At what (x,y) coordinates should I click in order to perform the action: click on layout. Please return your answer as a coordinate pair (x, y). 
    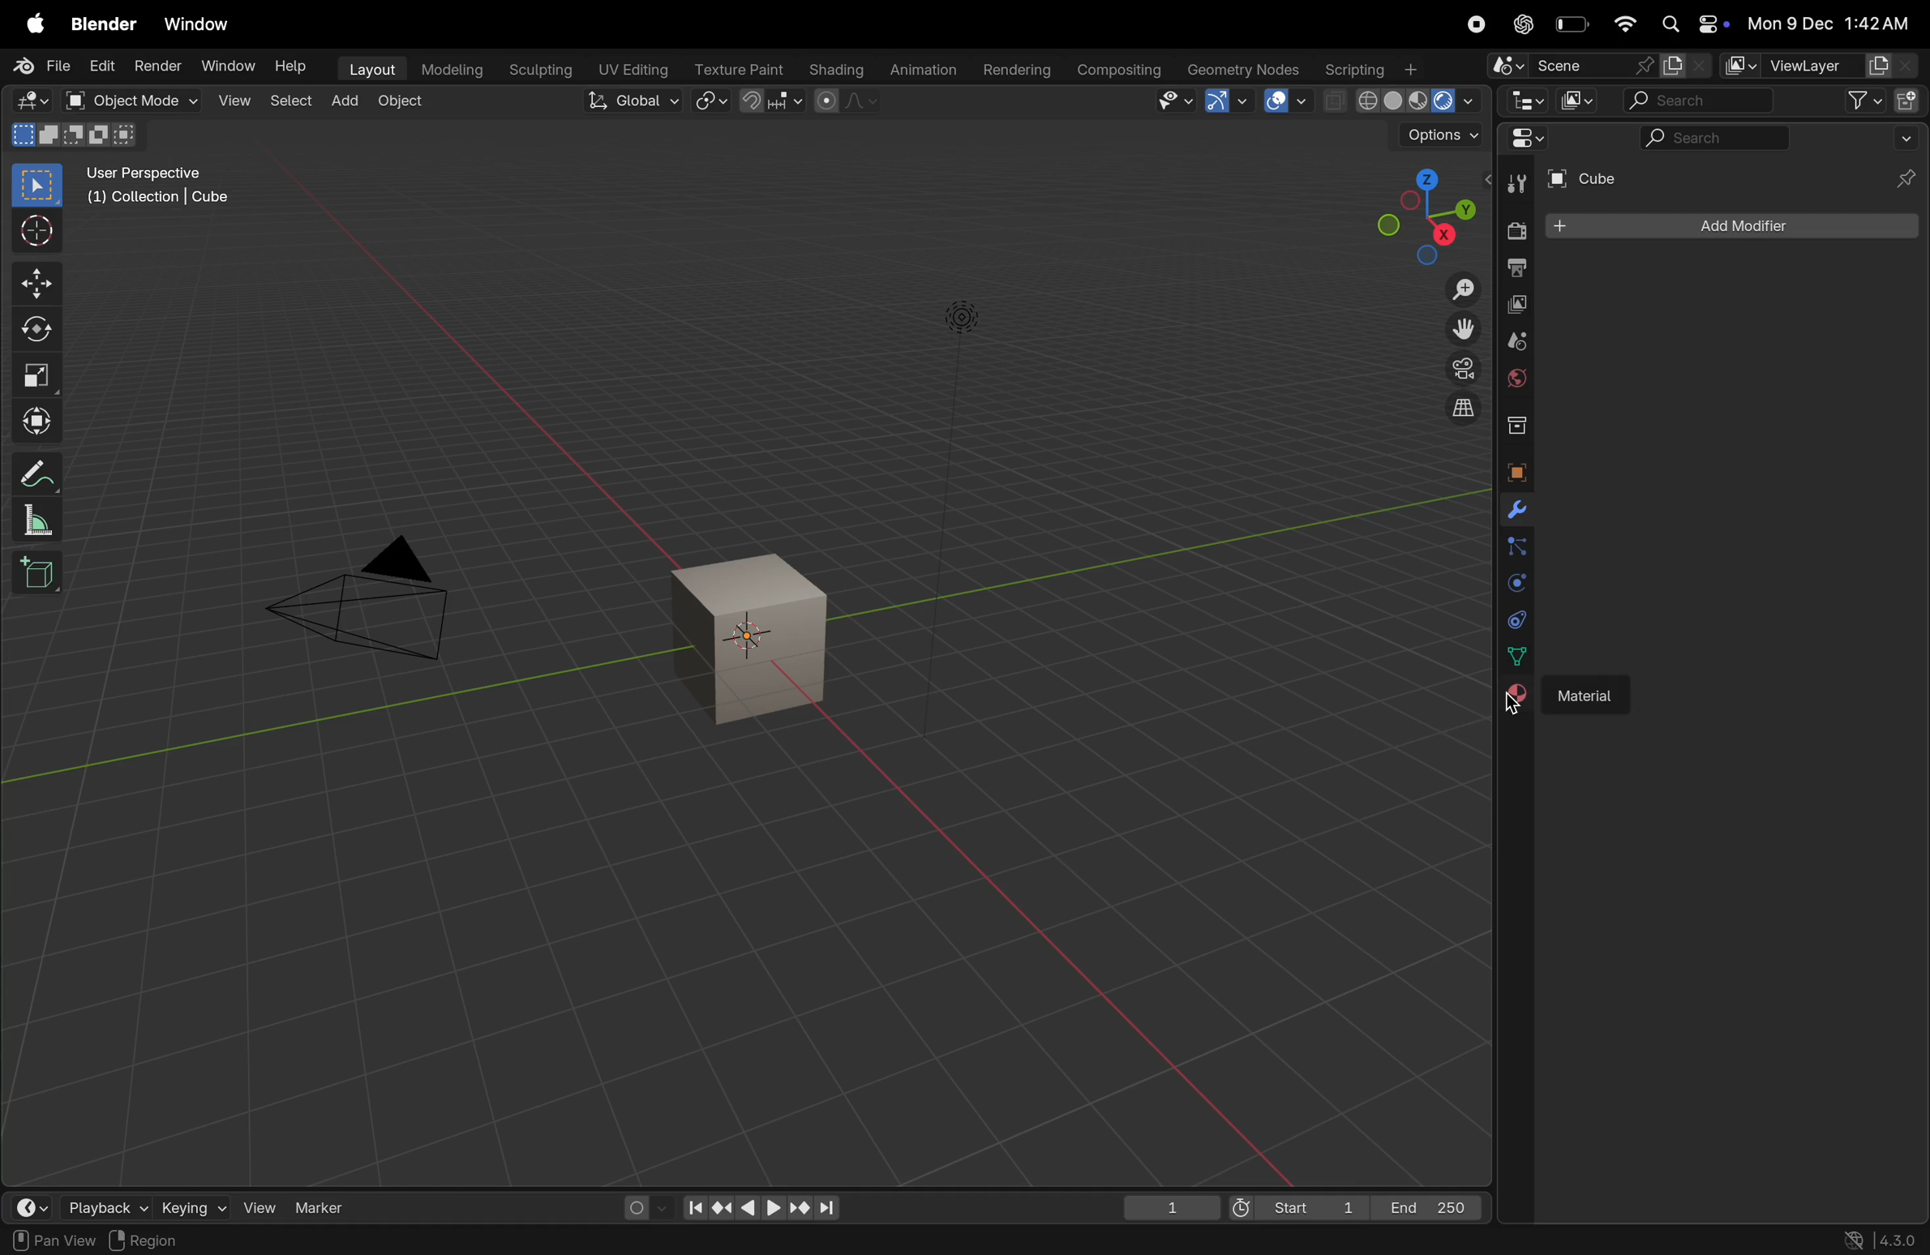
    Looking at the image, I should click on (370, 71).